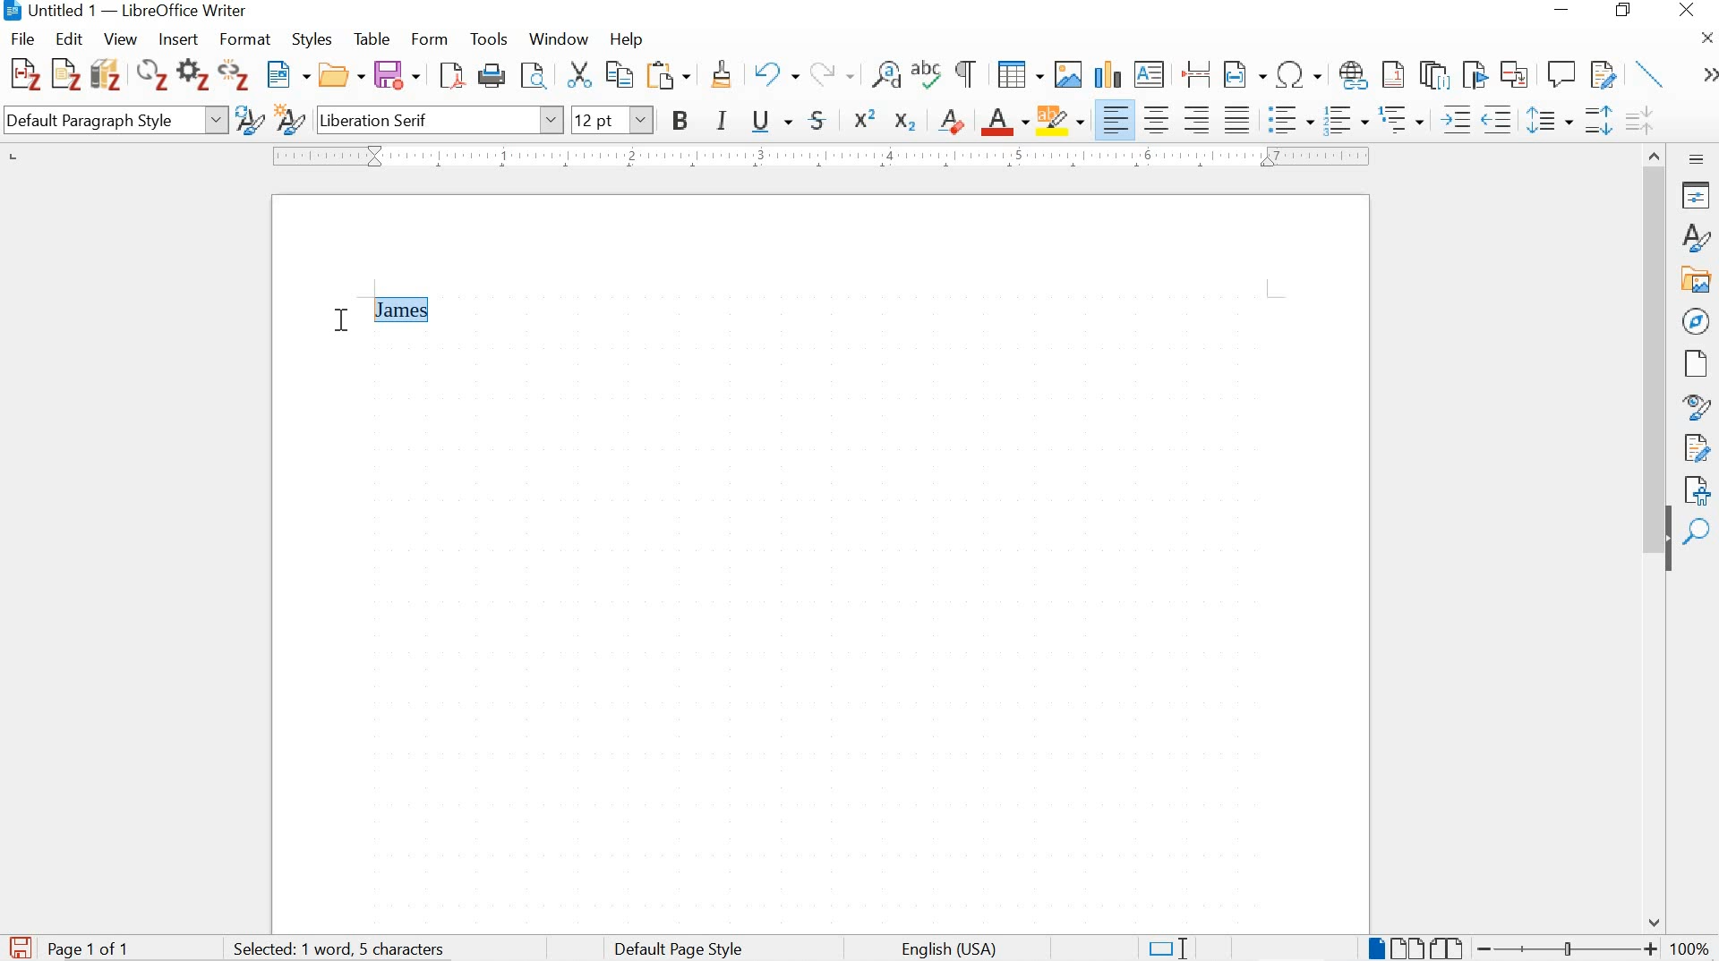  I want to click on redo, so click(832, 72).